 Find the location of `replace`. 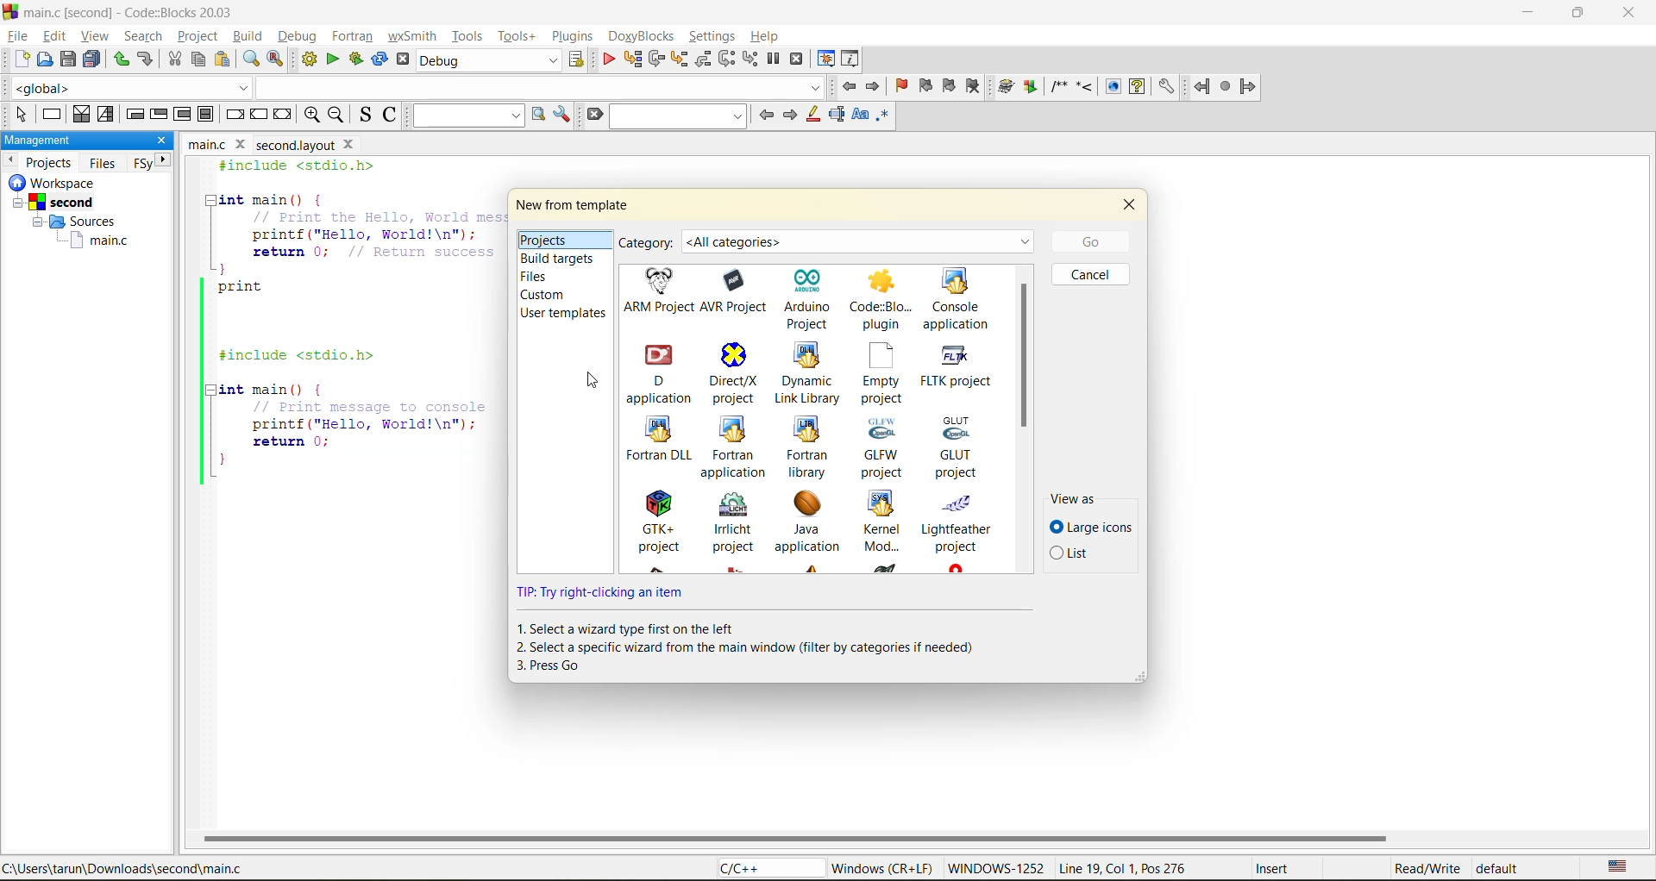

replace is located at coordinates (275, 59).